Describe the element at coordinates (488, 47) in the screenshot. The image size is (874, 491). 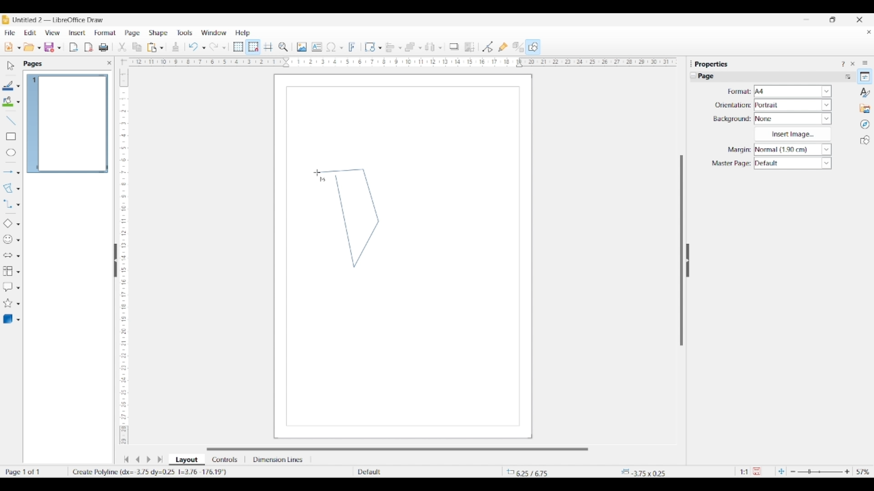
I see `Toggle point edit mode` at that location.